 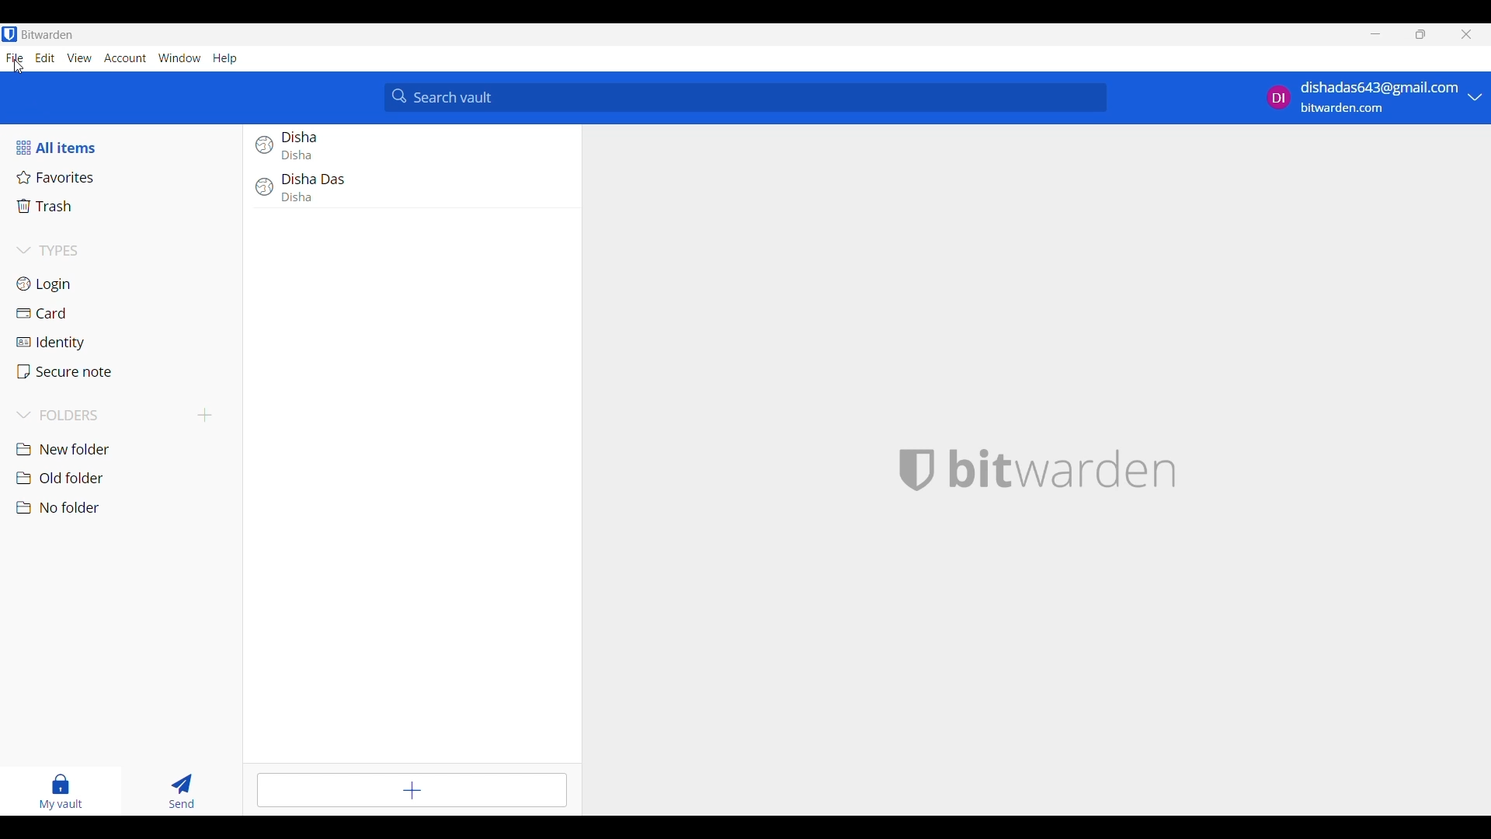 What do you see at coordinates (182, 792) in the screenshot?
I see `Send` at bounding box center [182, 792].